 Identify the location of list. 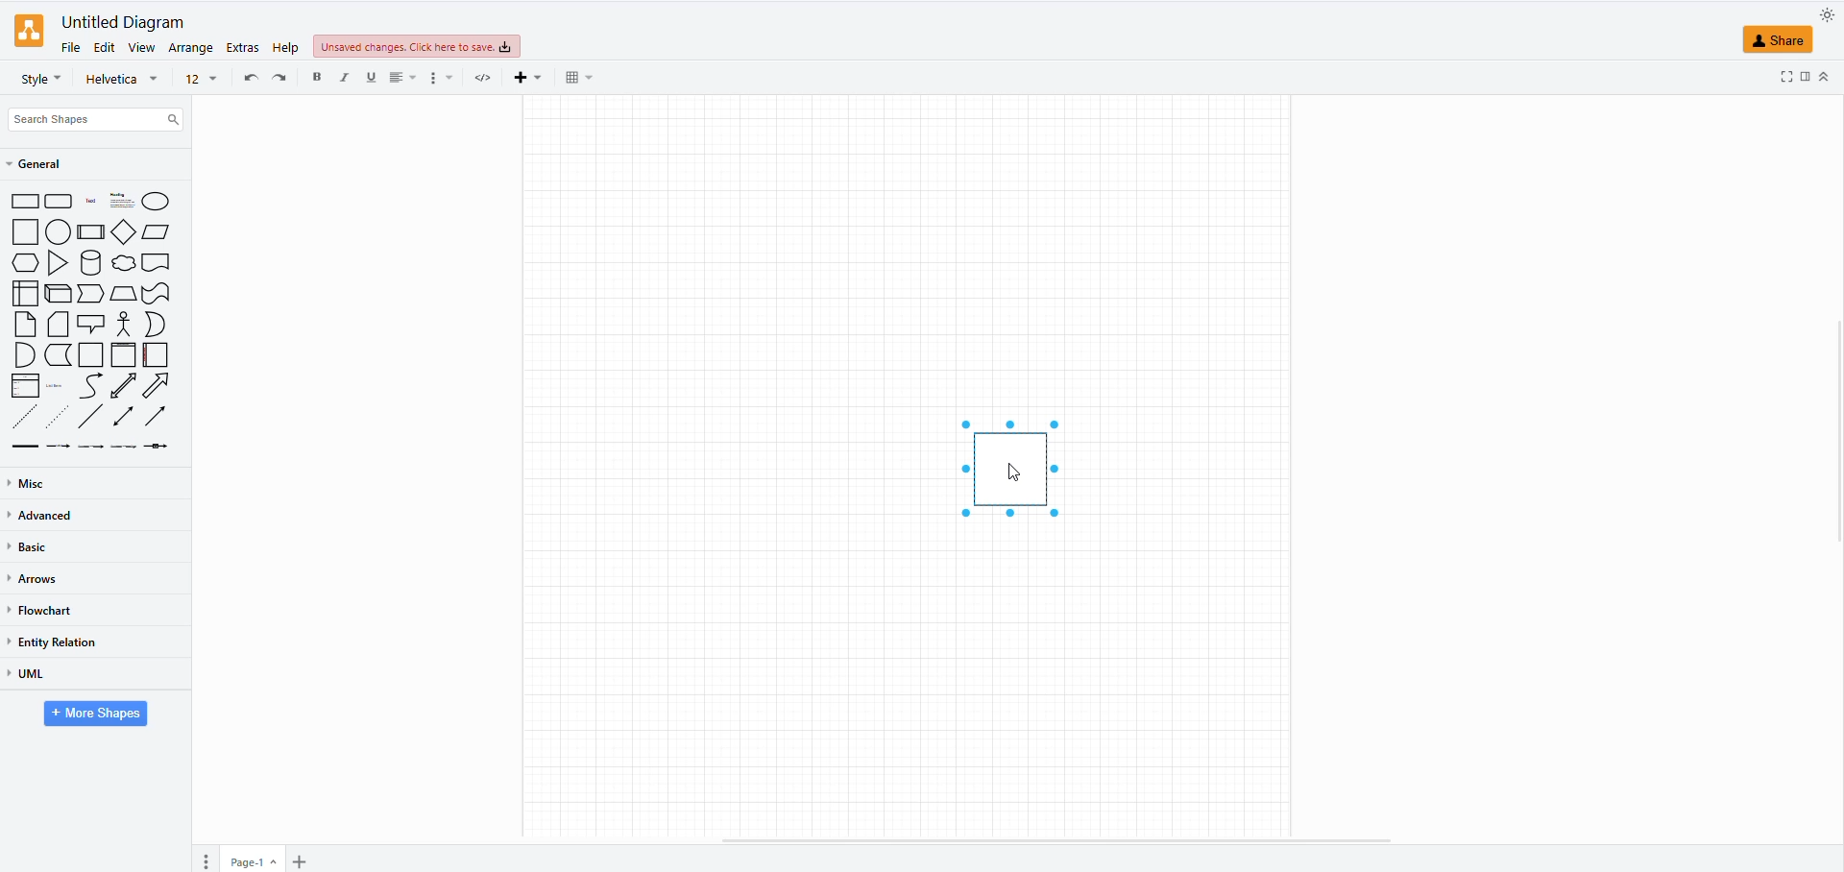
(26, 386).